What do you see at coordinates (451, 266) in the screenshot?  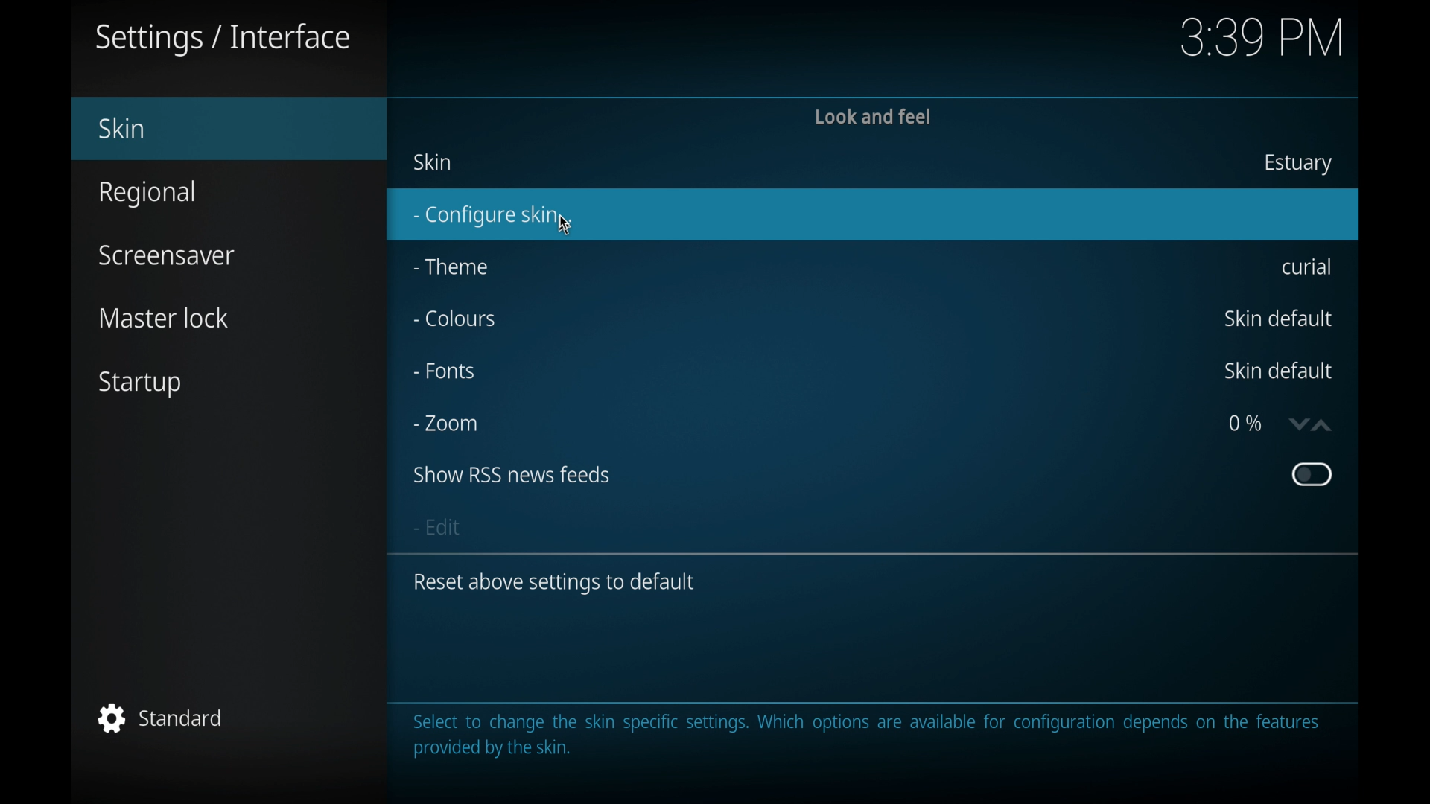 I see `theme` at bounding box center [451, 266].